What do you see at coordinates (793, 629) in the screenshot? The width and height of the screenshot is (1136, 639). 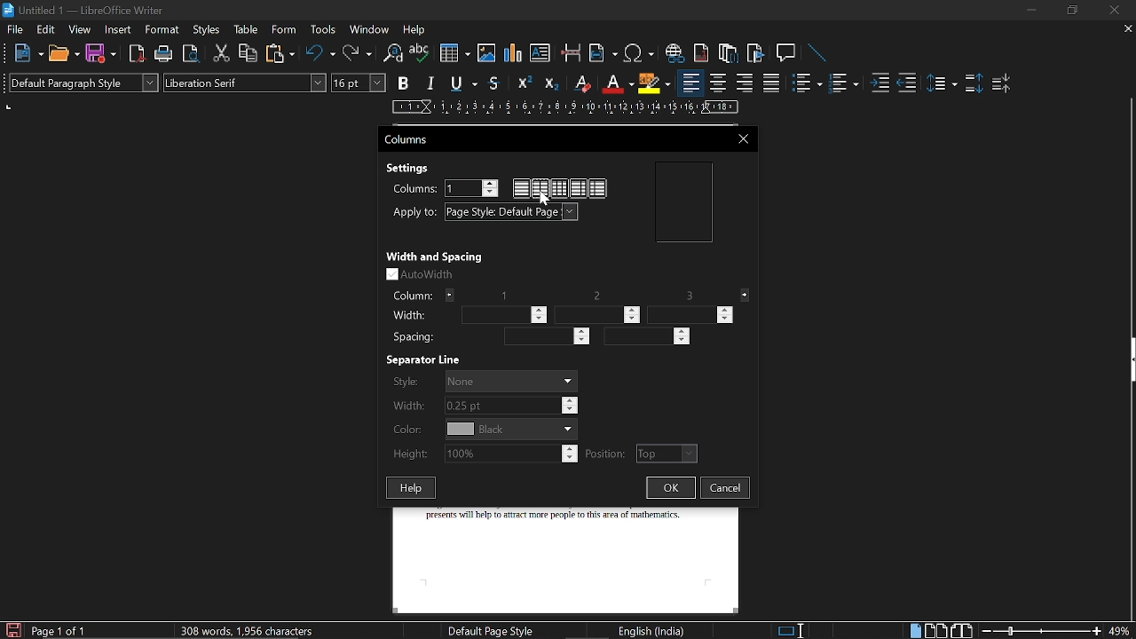 I see `Standard selection` at bounding box center [793, 629].